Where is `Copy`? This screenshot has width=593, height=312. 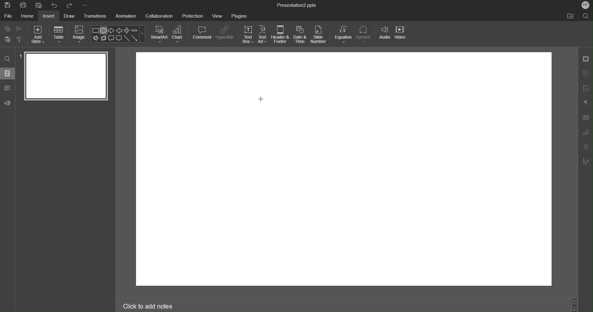
Copy is located at coordinates (7, 28).